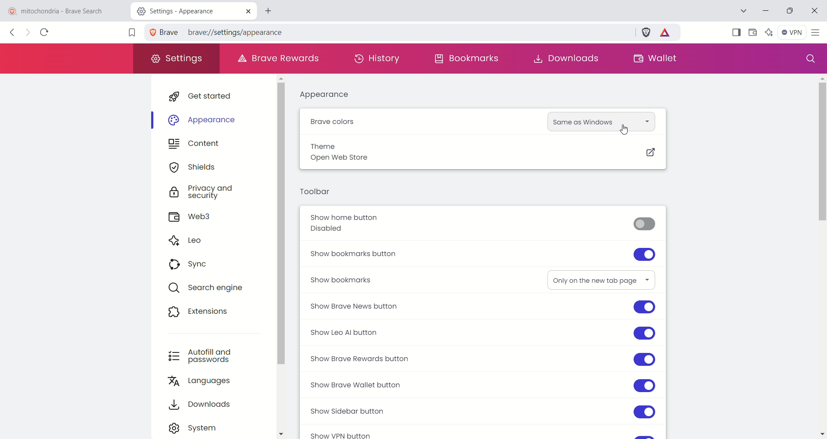 This screenshot has height=439, width=827. Describe the element at coordinates (190, 240) in the screenshot. I see `leo` at that location.